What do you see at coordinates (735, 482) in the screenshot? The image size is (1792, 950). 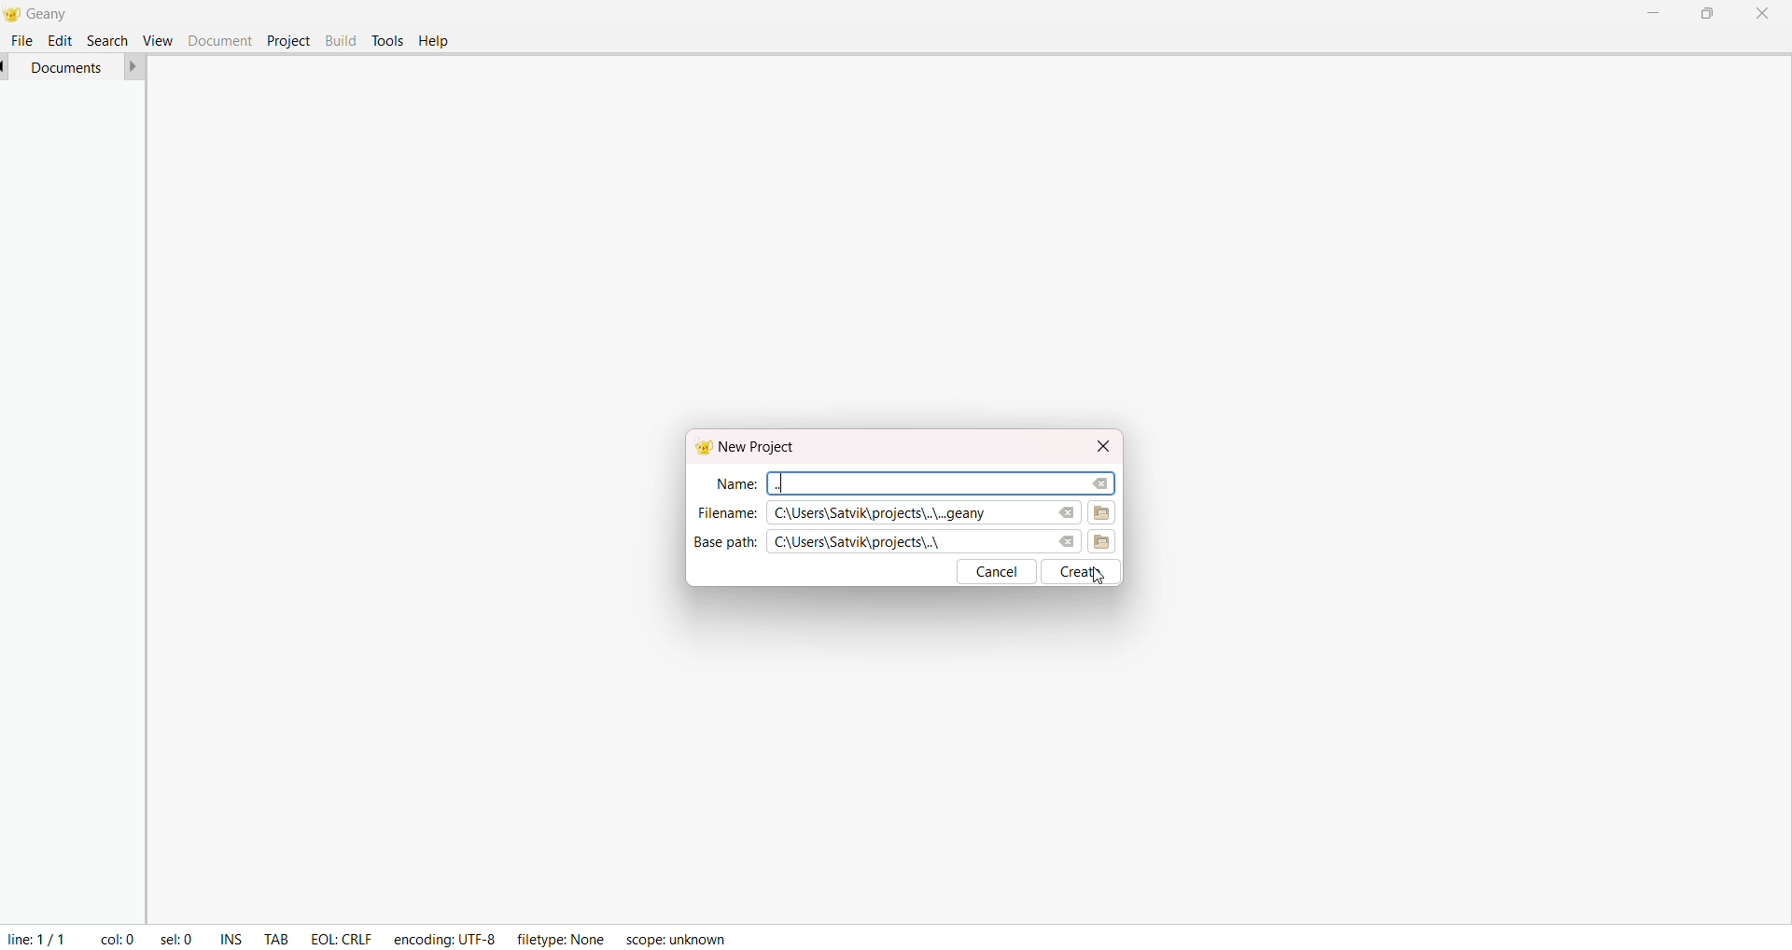 I see `name` at bounding box center [735, 482].